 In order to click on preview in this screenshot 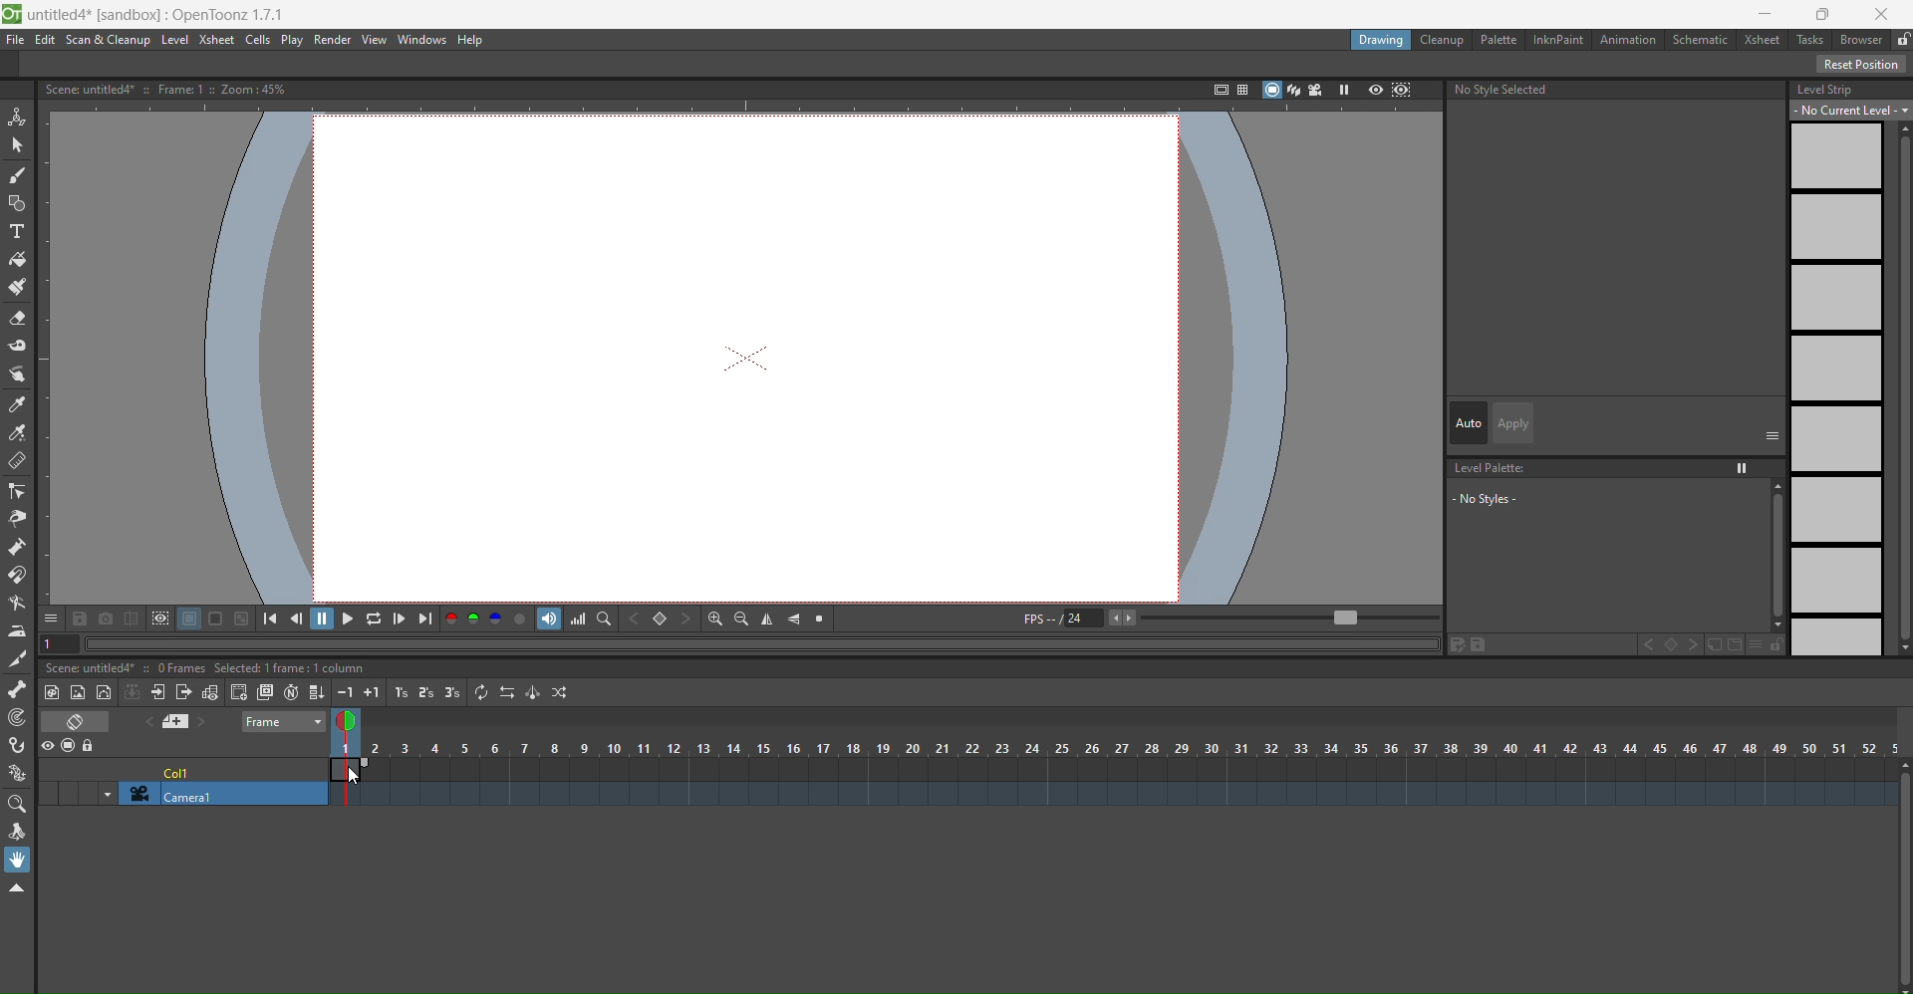, I will do `click(1375, 92)`.